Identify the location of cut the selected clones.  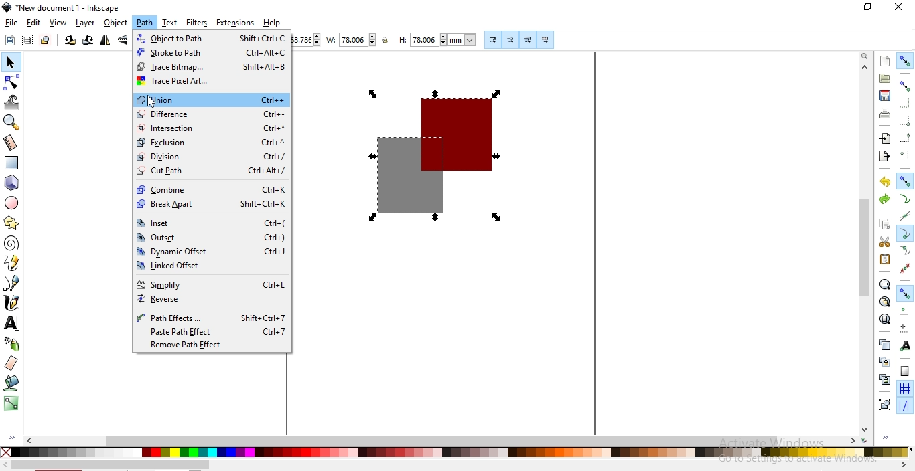
(885, 379).